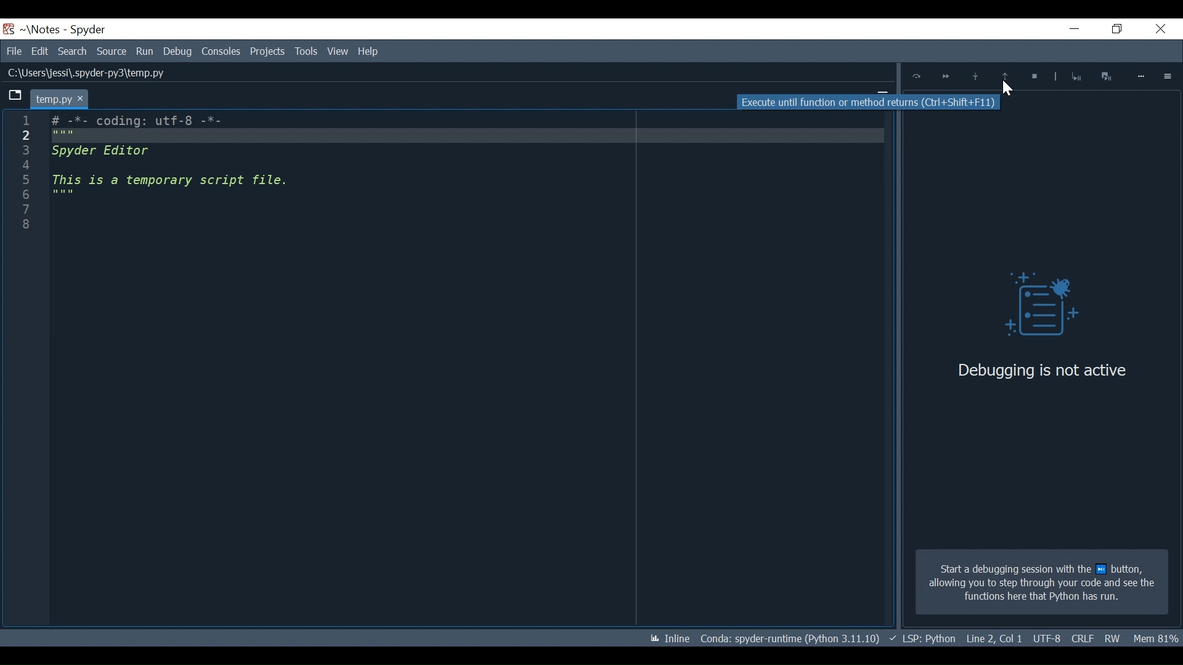 This screenshot has height=665, width=1183. I want to click on Debug, so click(1032, 307).